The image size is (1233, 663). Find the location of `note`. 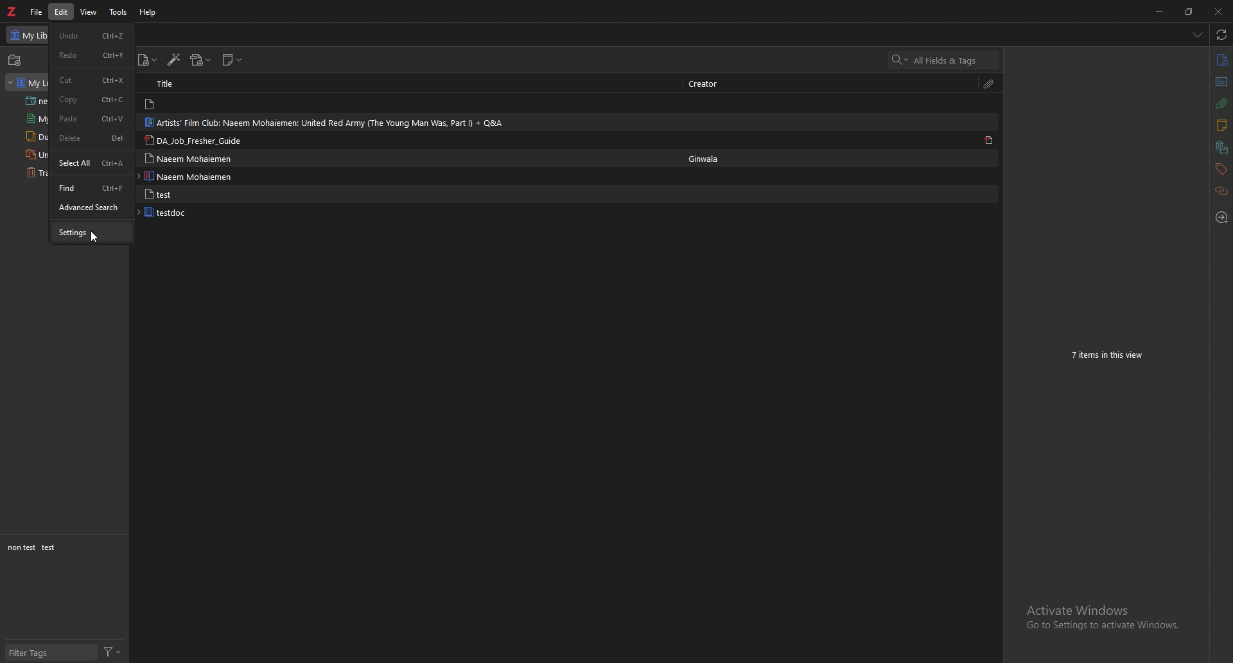

note is located at coordinates (186, 104).